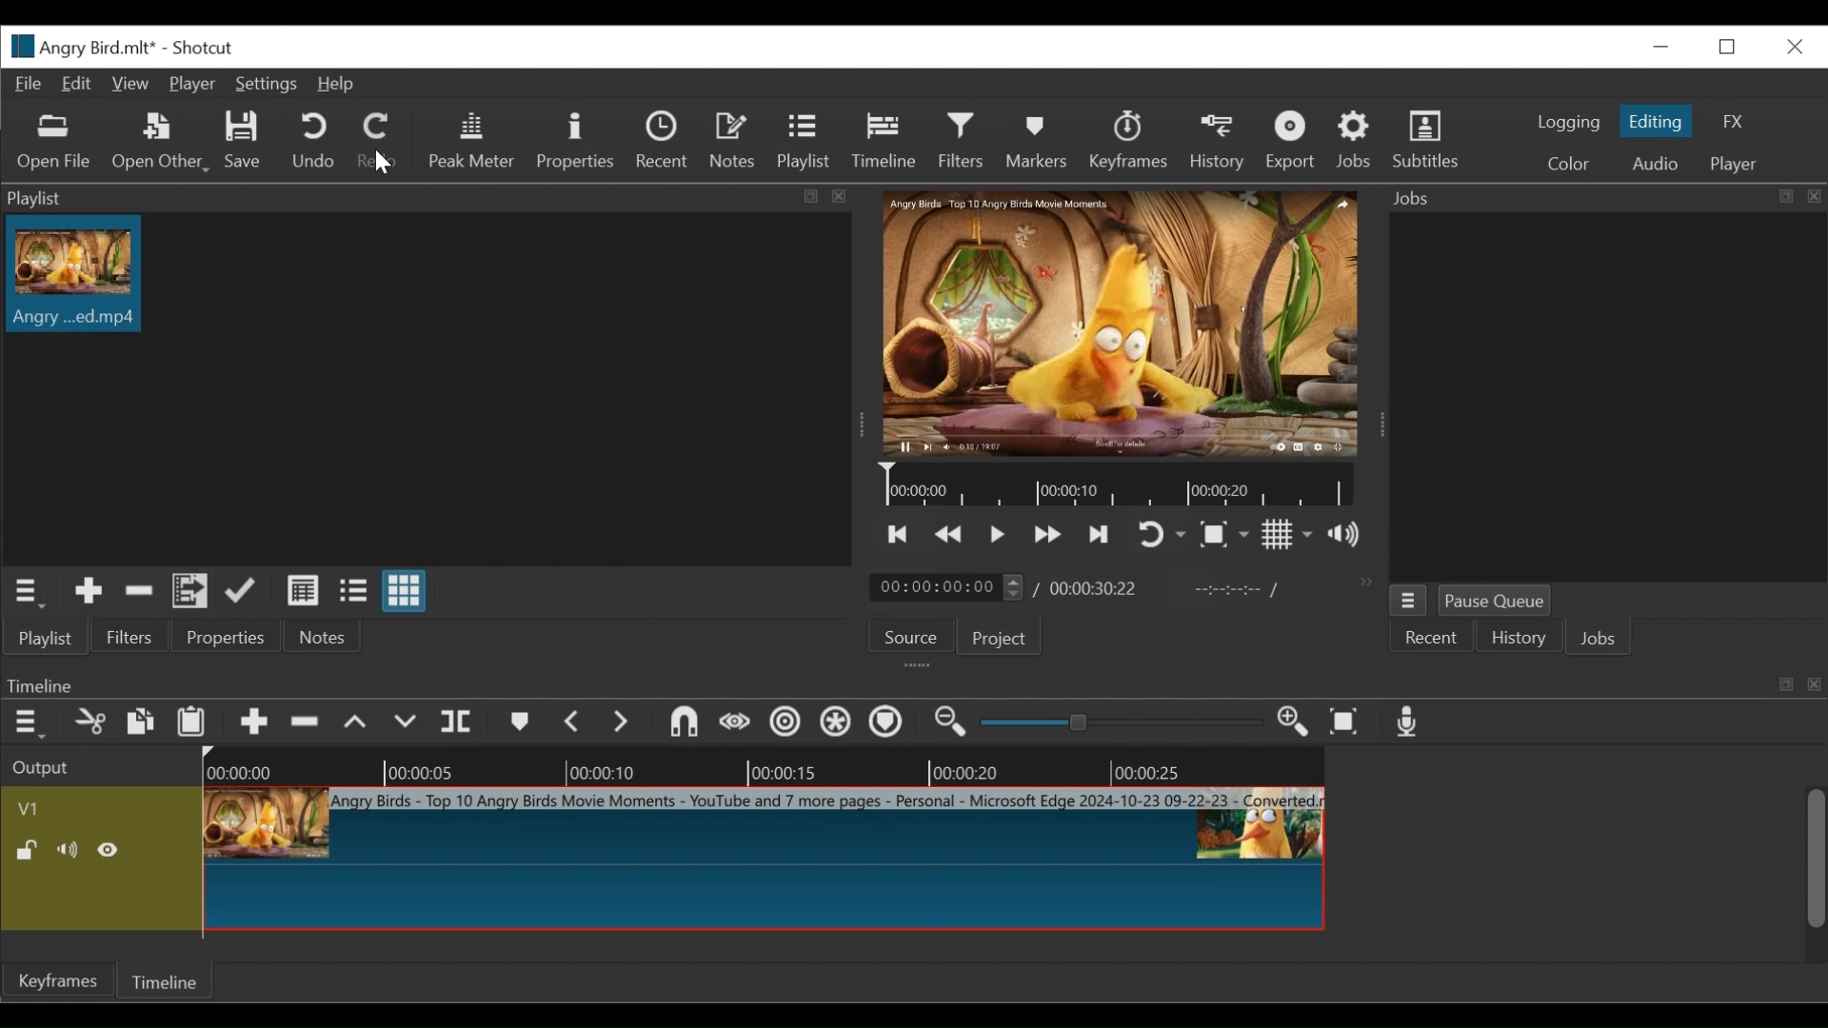  Describe the element at coordinates (111, 849) in the screenshot. I see `Hide` at that location.